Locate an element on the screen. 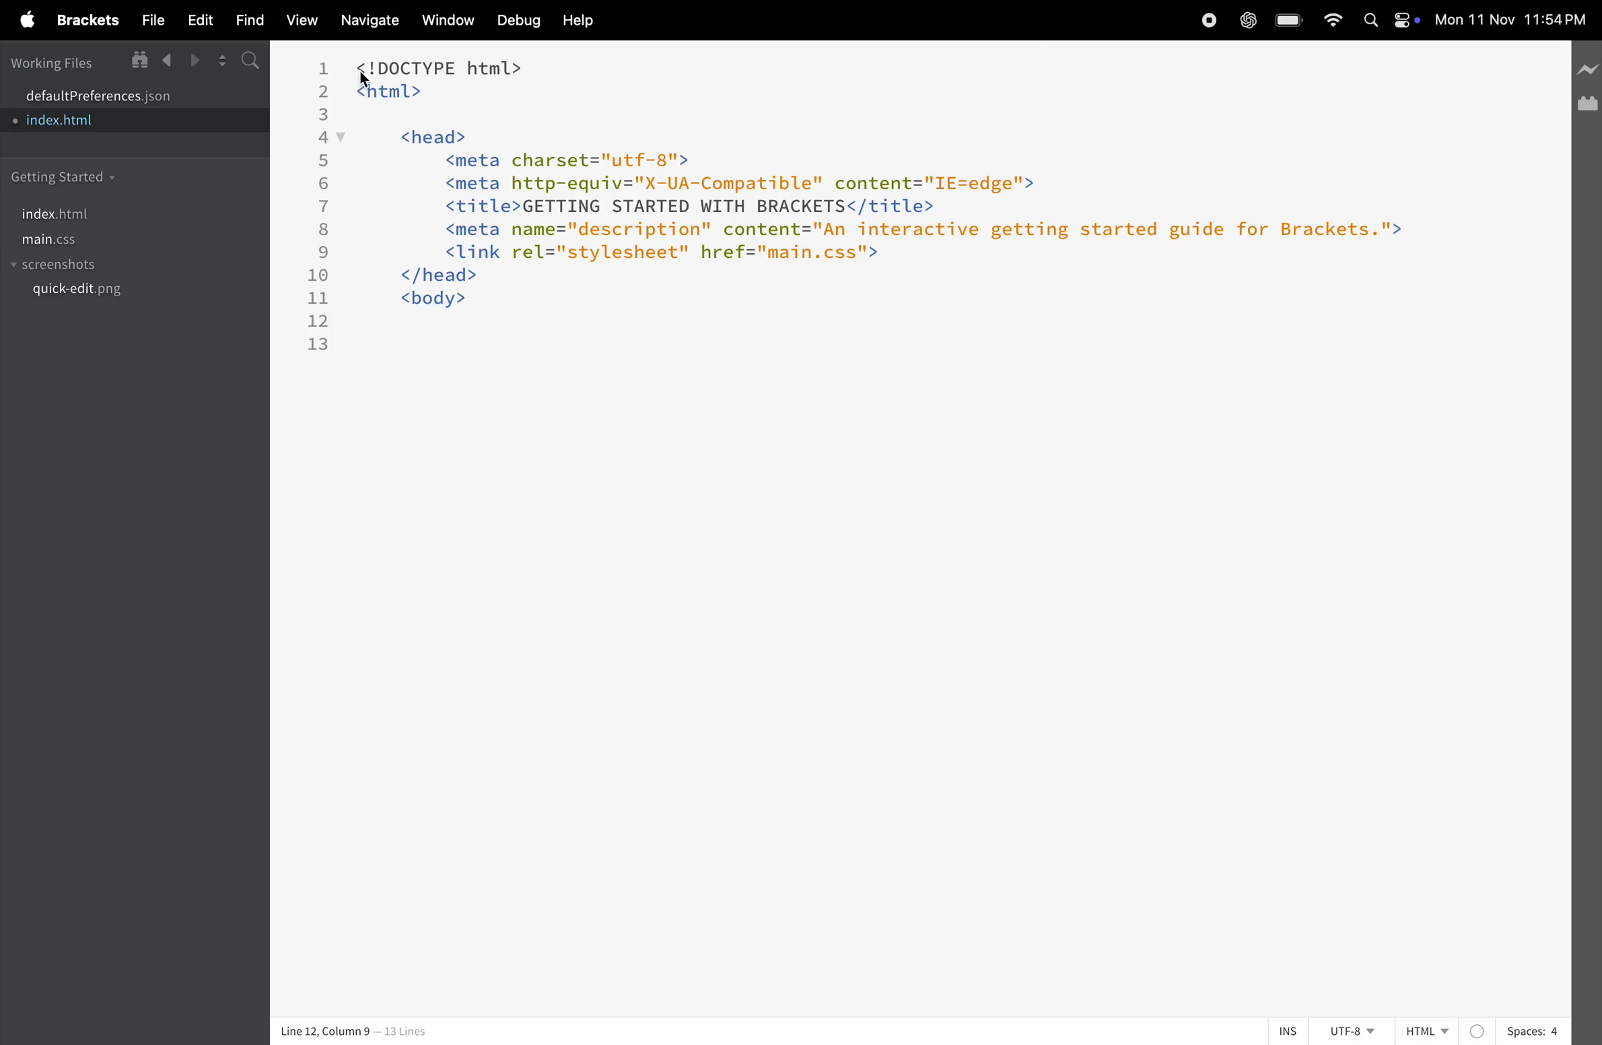 The height and width of the screenshot is (1045, 1602). find is located at coordinates (252, 20).